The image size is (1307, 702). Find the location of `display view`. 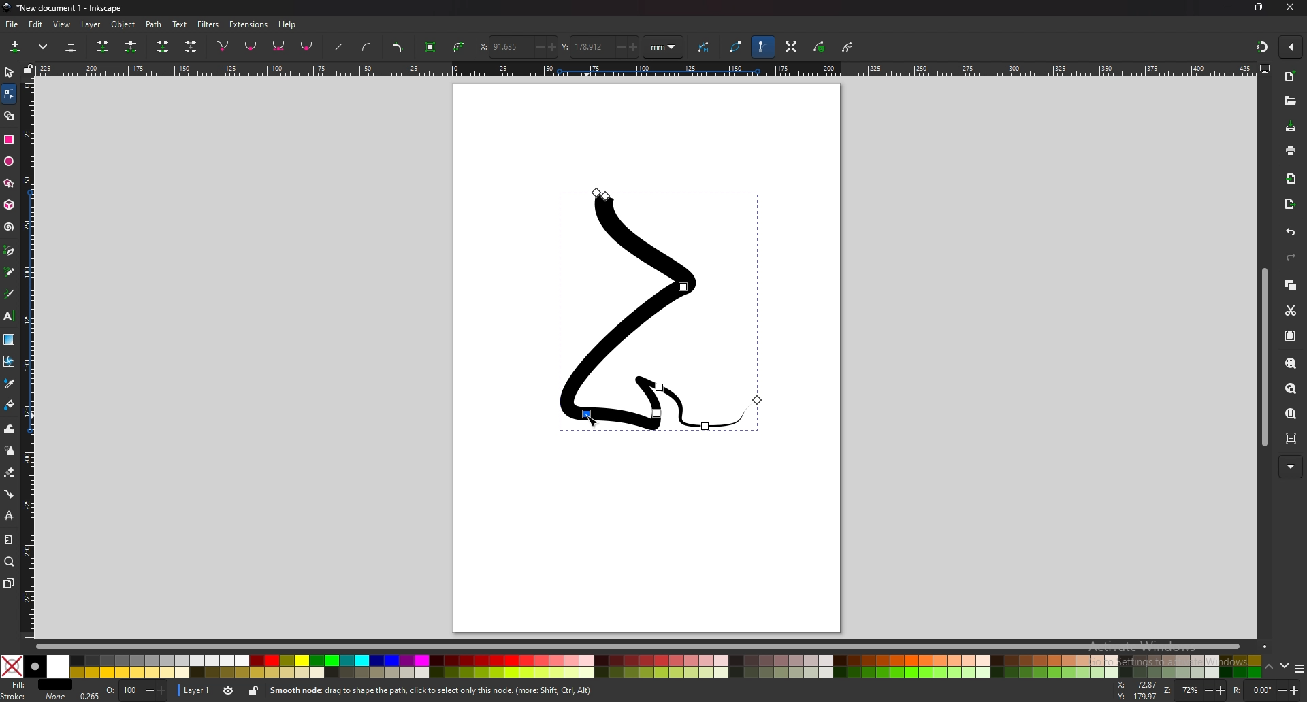

display view is located at coordinates (1265, 69).